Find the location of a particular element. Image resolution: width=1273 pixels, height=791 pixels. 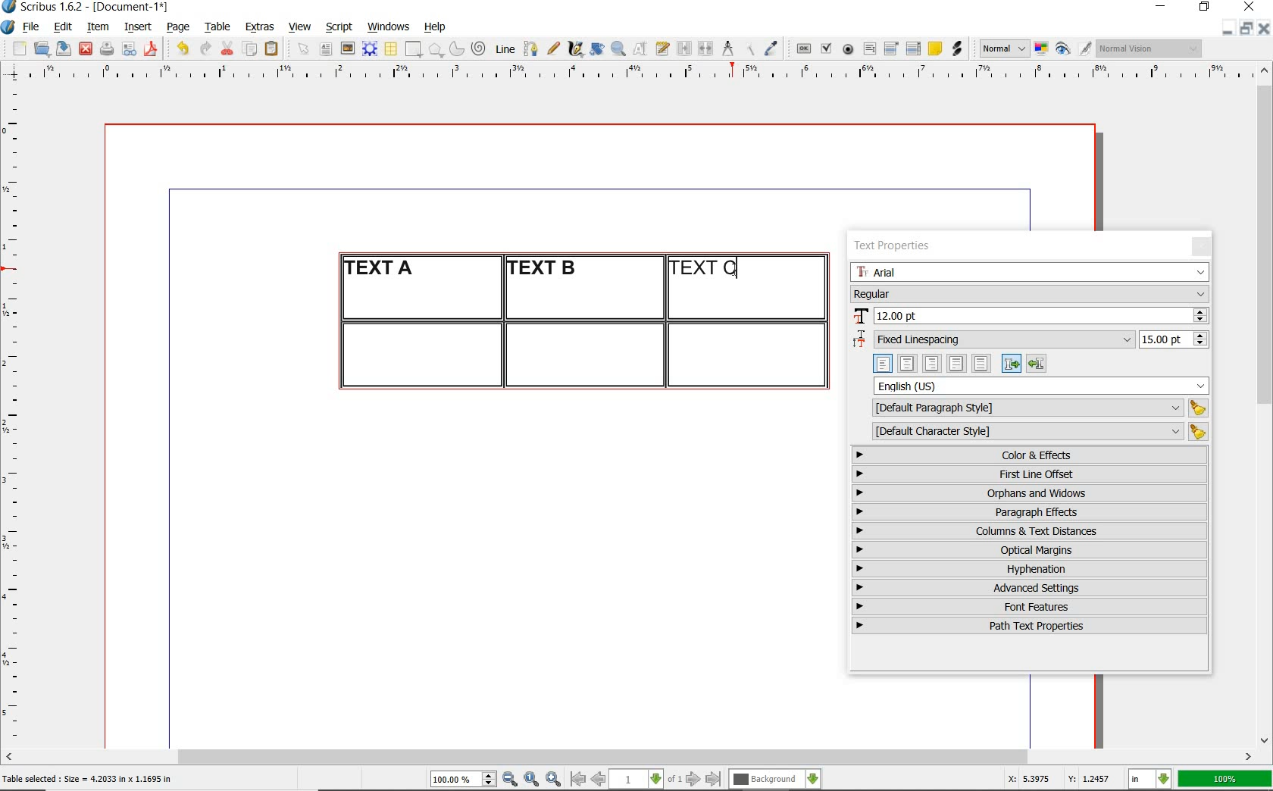

table is located at coordinates (218, 27).